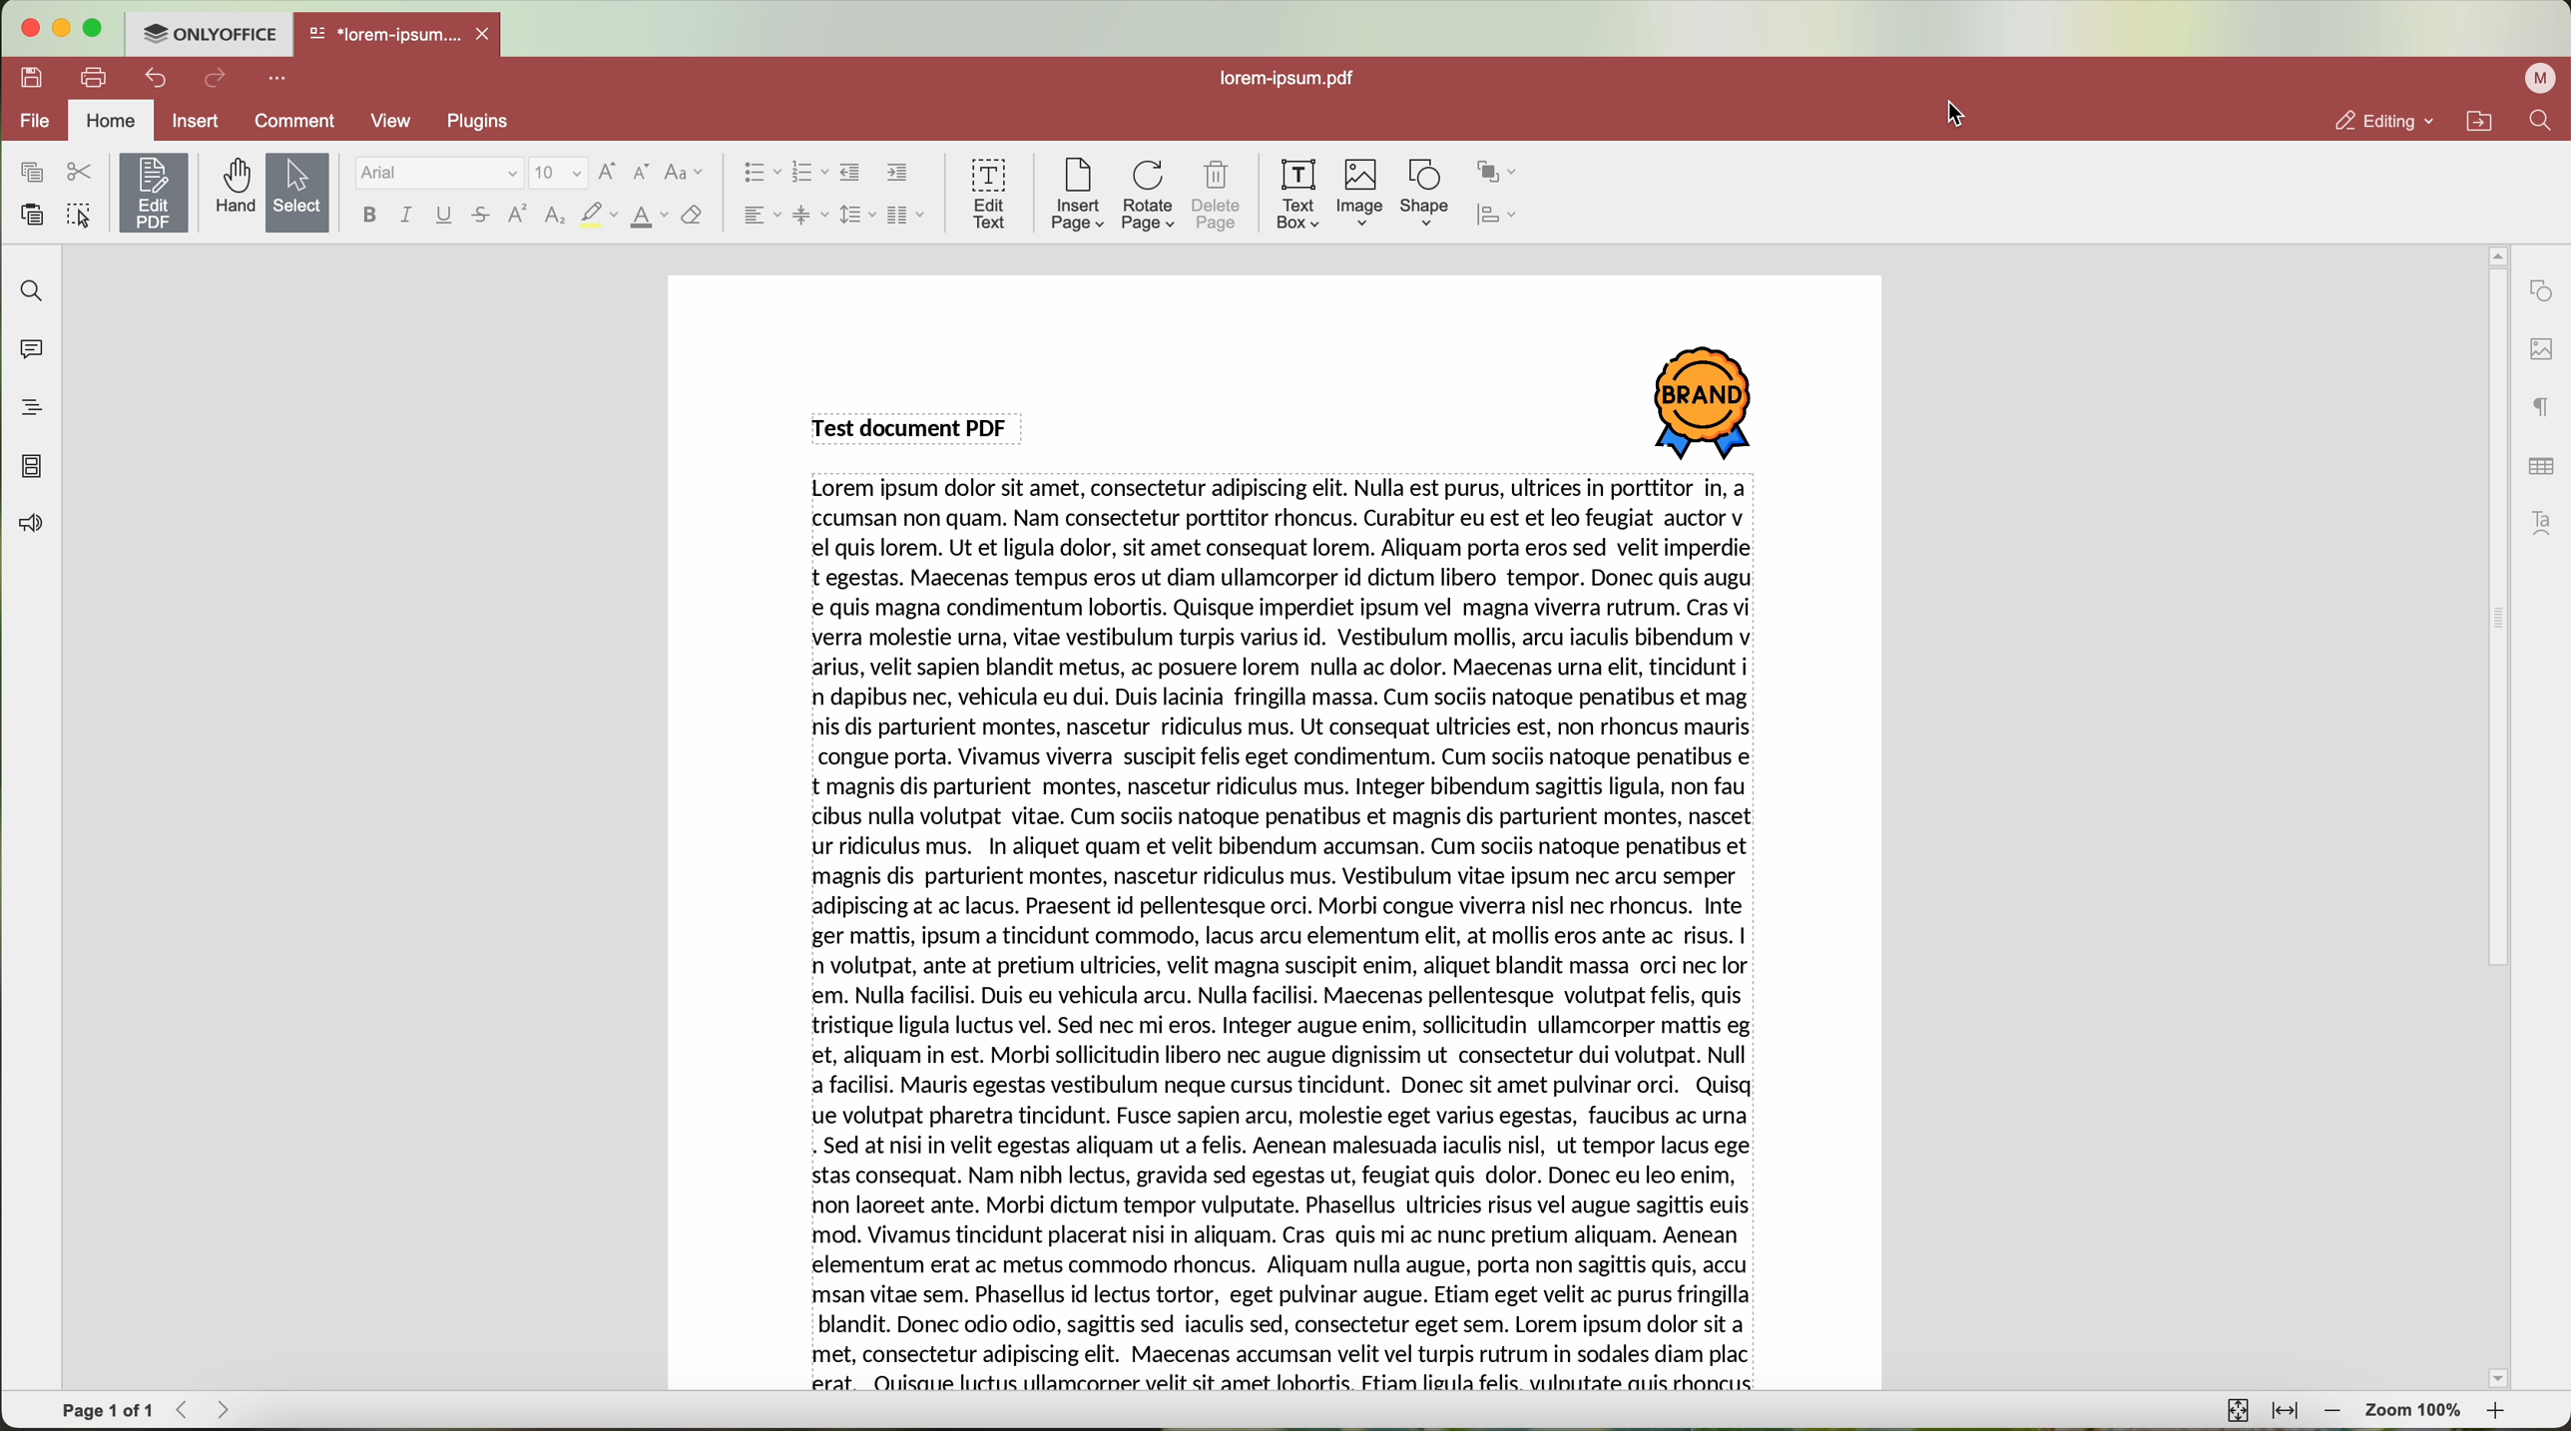  What do you see at coordinates (2415, 1414) in the screenshot?
I see `zoom 100%` at bounding box center [2415, 1414].